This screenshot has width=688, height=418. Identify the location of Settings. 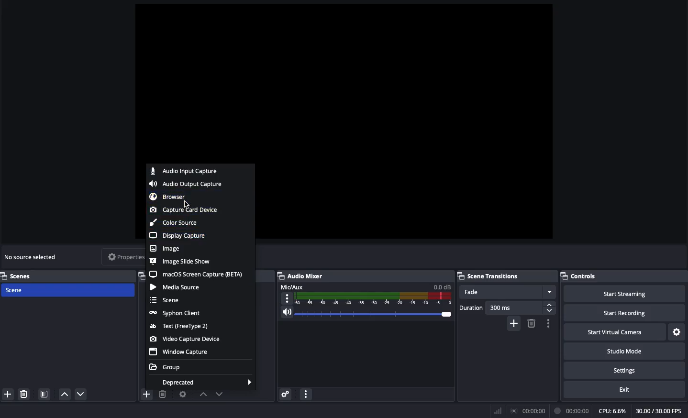
(286, 394).